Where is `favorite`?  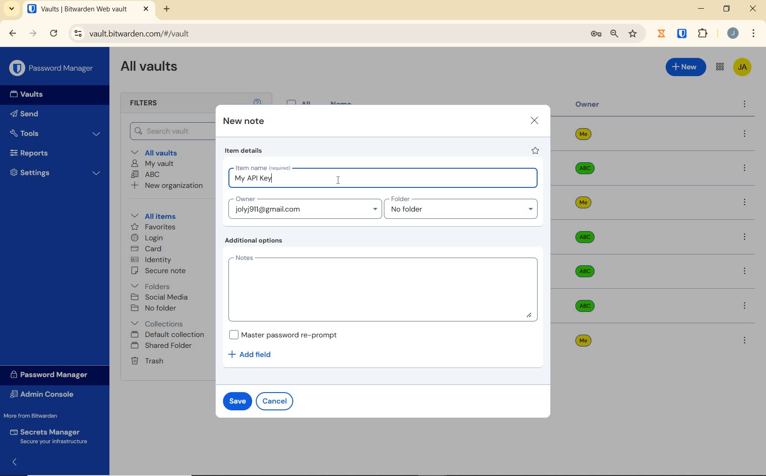 favorite is located at coordinates (536, 152).